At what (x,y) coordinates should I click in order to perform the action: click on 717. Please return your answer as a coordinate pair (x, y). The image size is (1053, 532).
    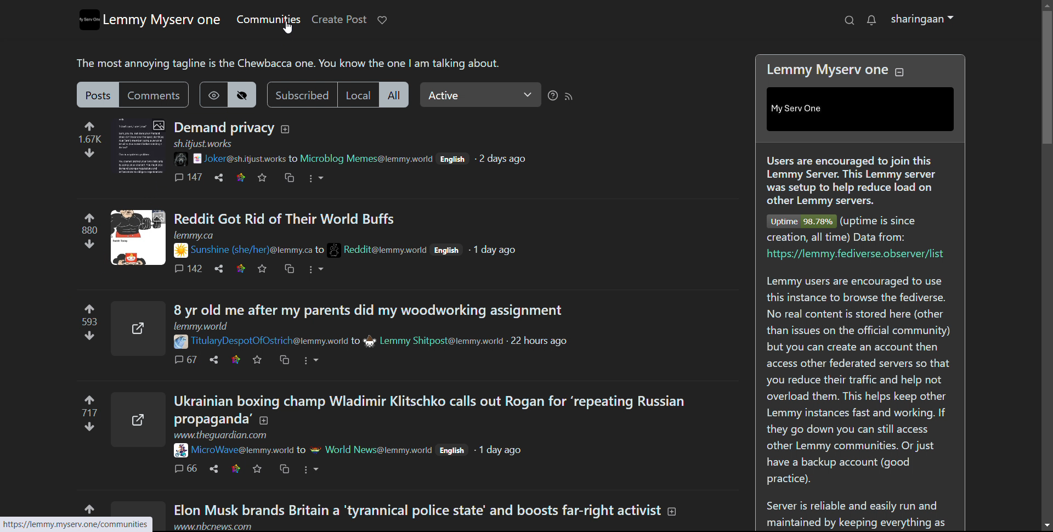
    Looking at the image, I should click on (88, 412).